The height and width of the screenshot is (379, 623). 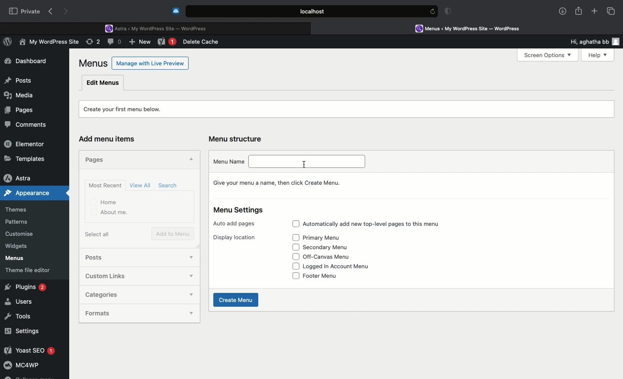 What do you see at coordinates (25, 11) in the screenshot?
I see `Private` at bounding box center [25, 11].